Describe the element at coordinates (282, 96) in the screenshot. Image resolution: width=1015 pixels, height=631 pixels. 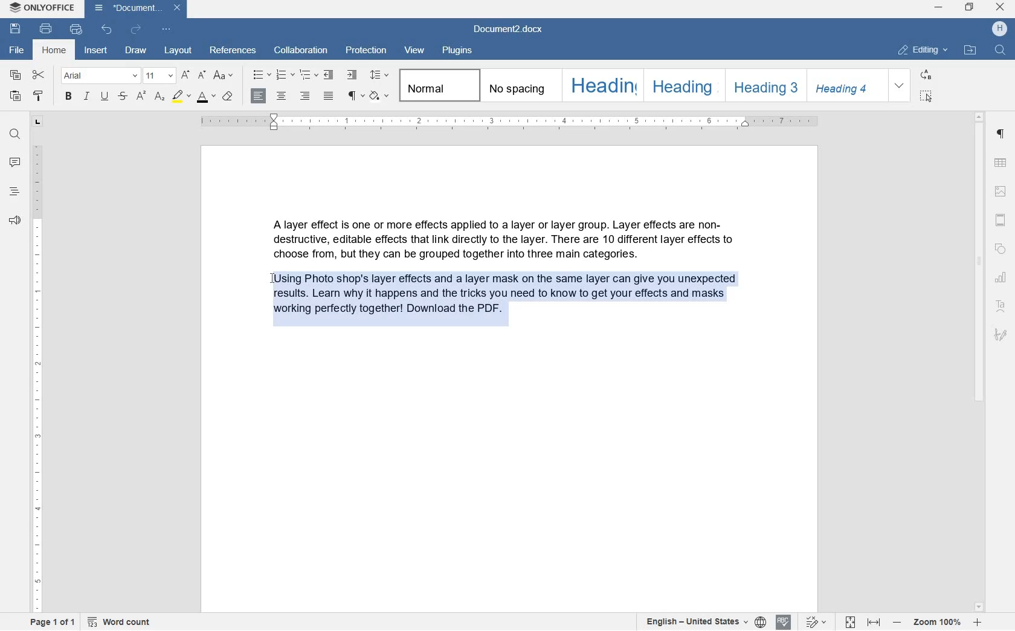
I see `CENTER ALIGNMENT` at that location.